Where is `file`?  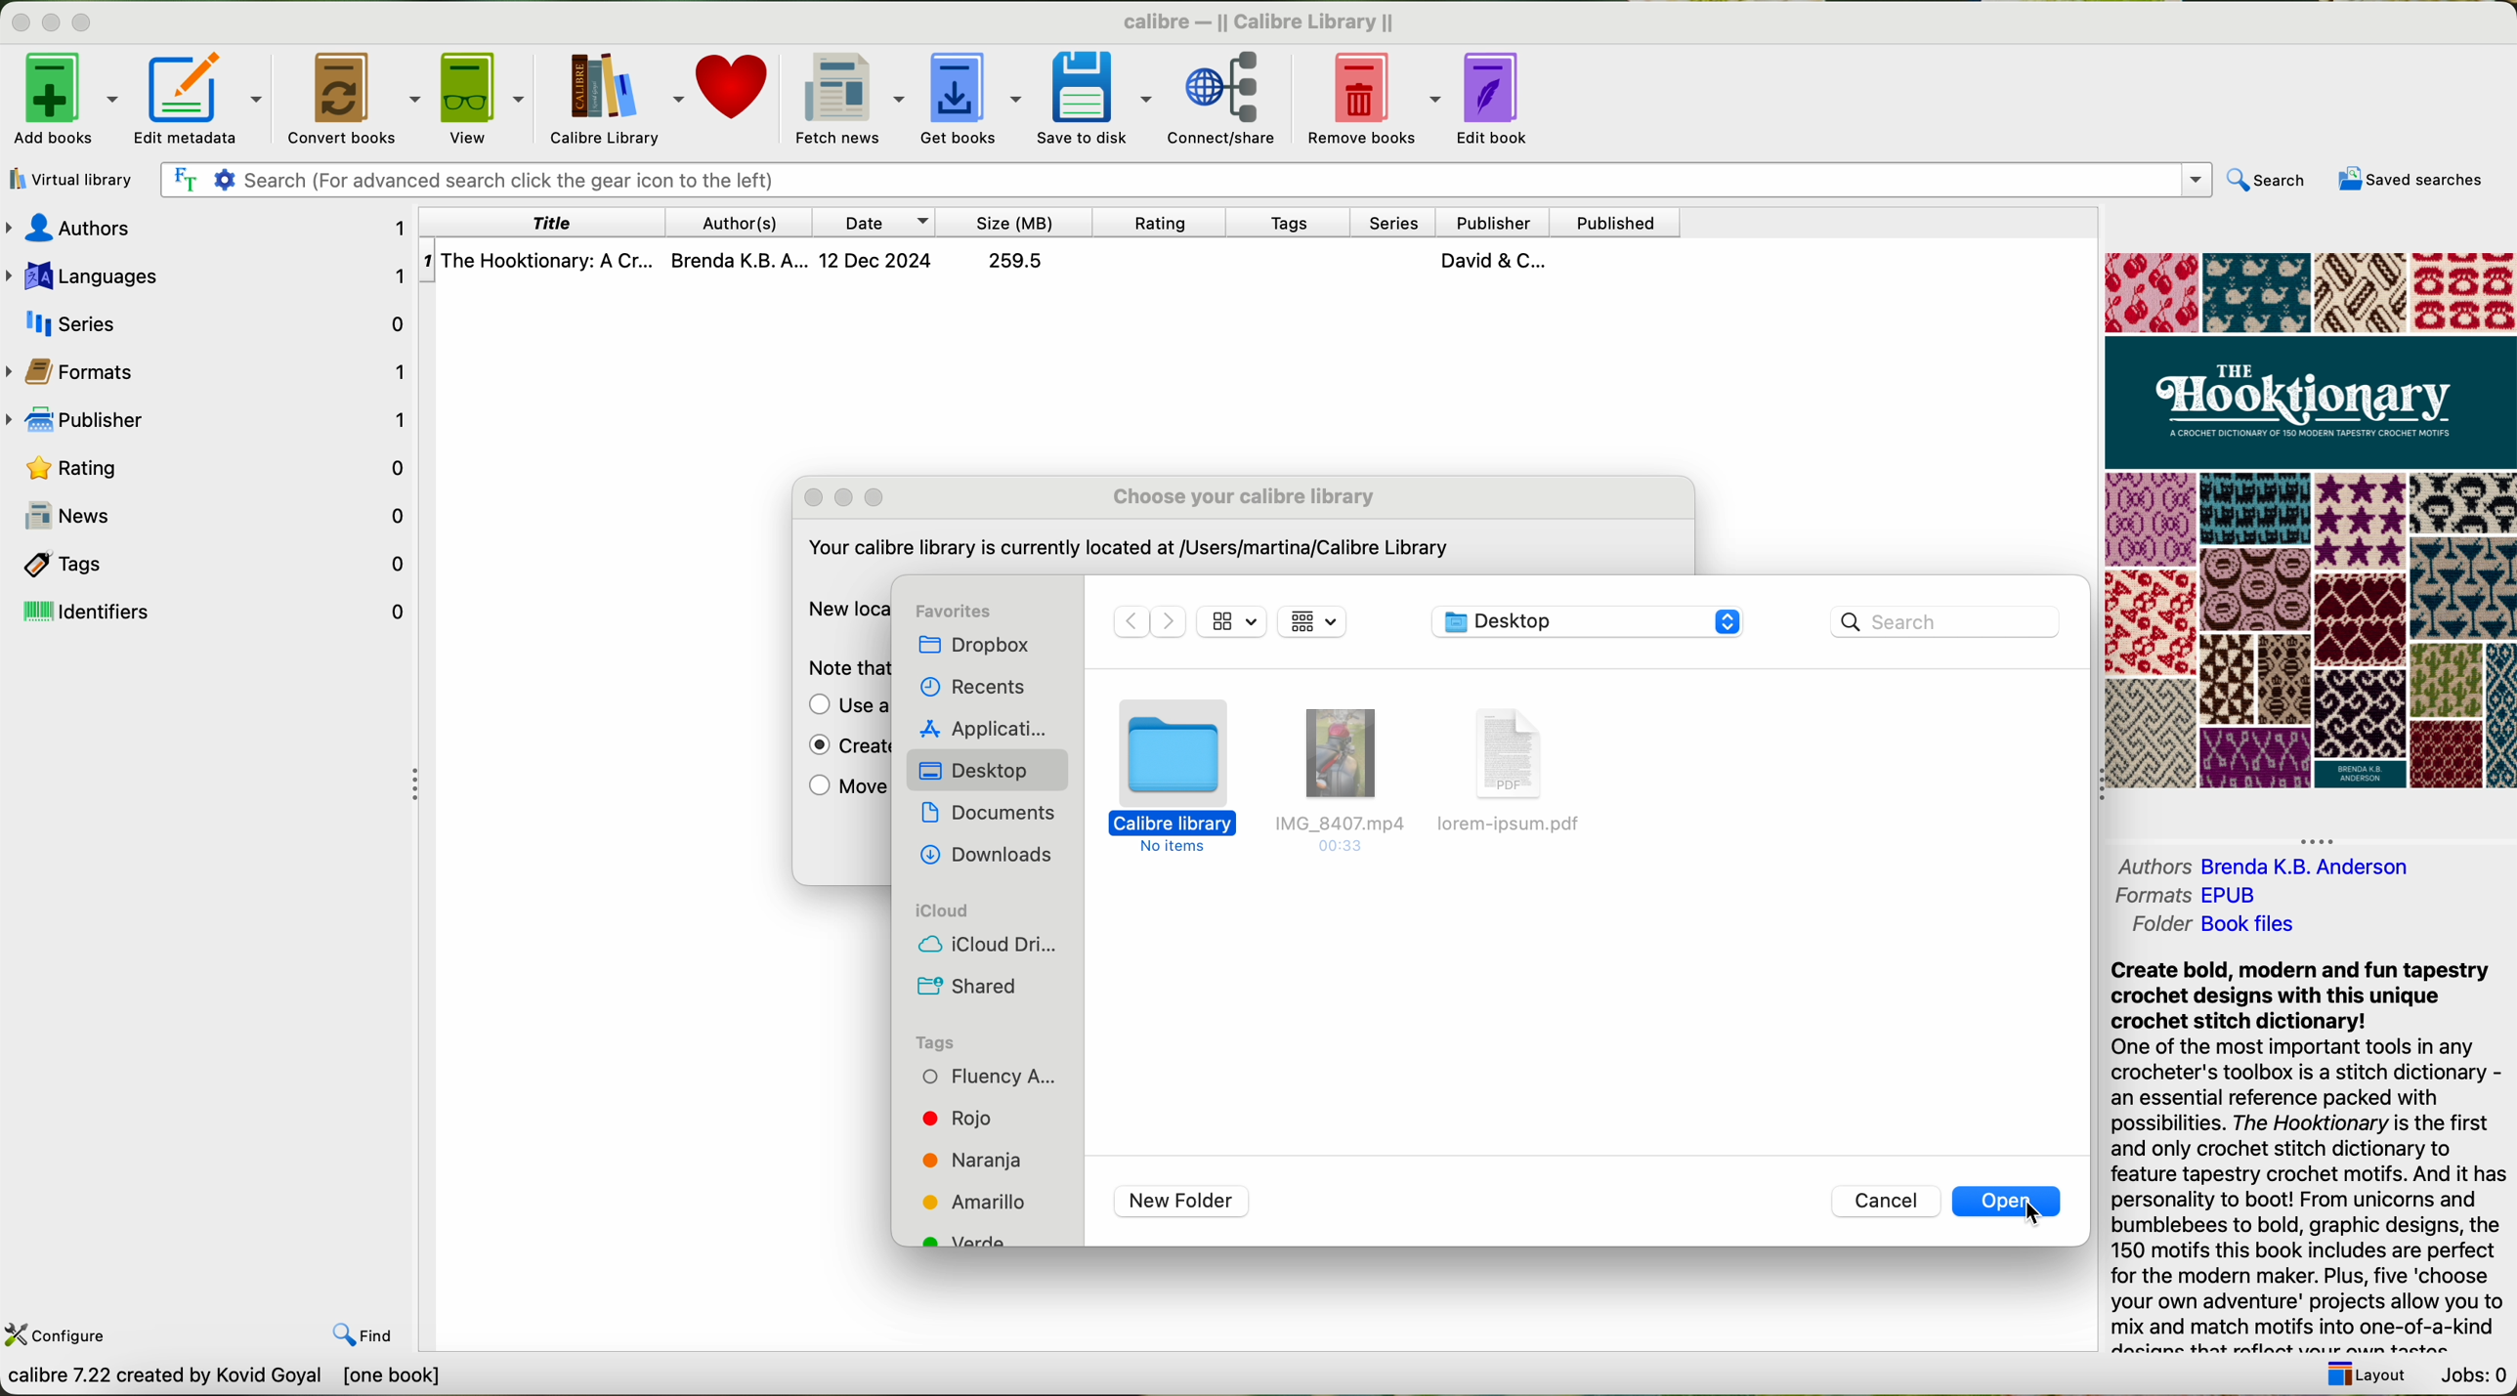
file is located at coordinates (1341, 782).